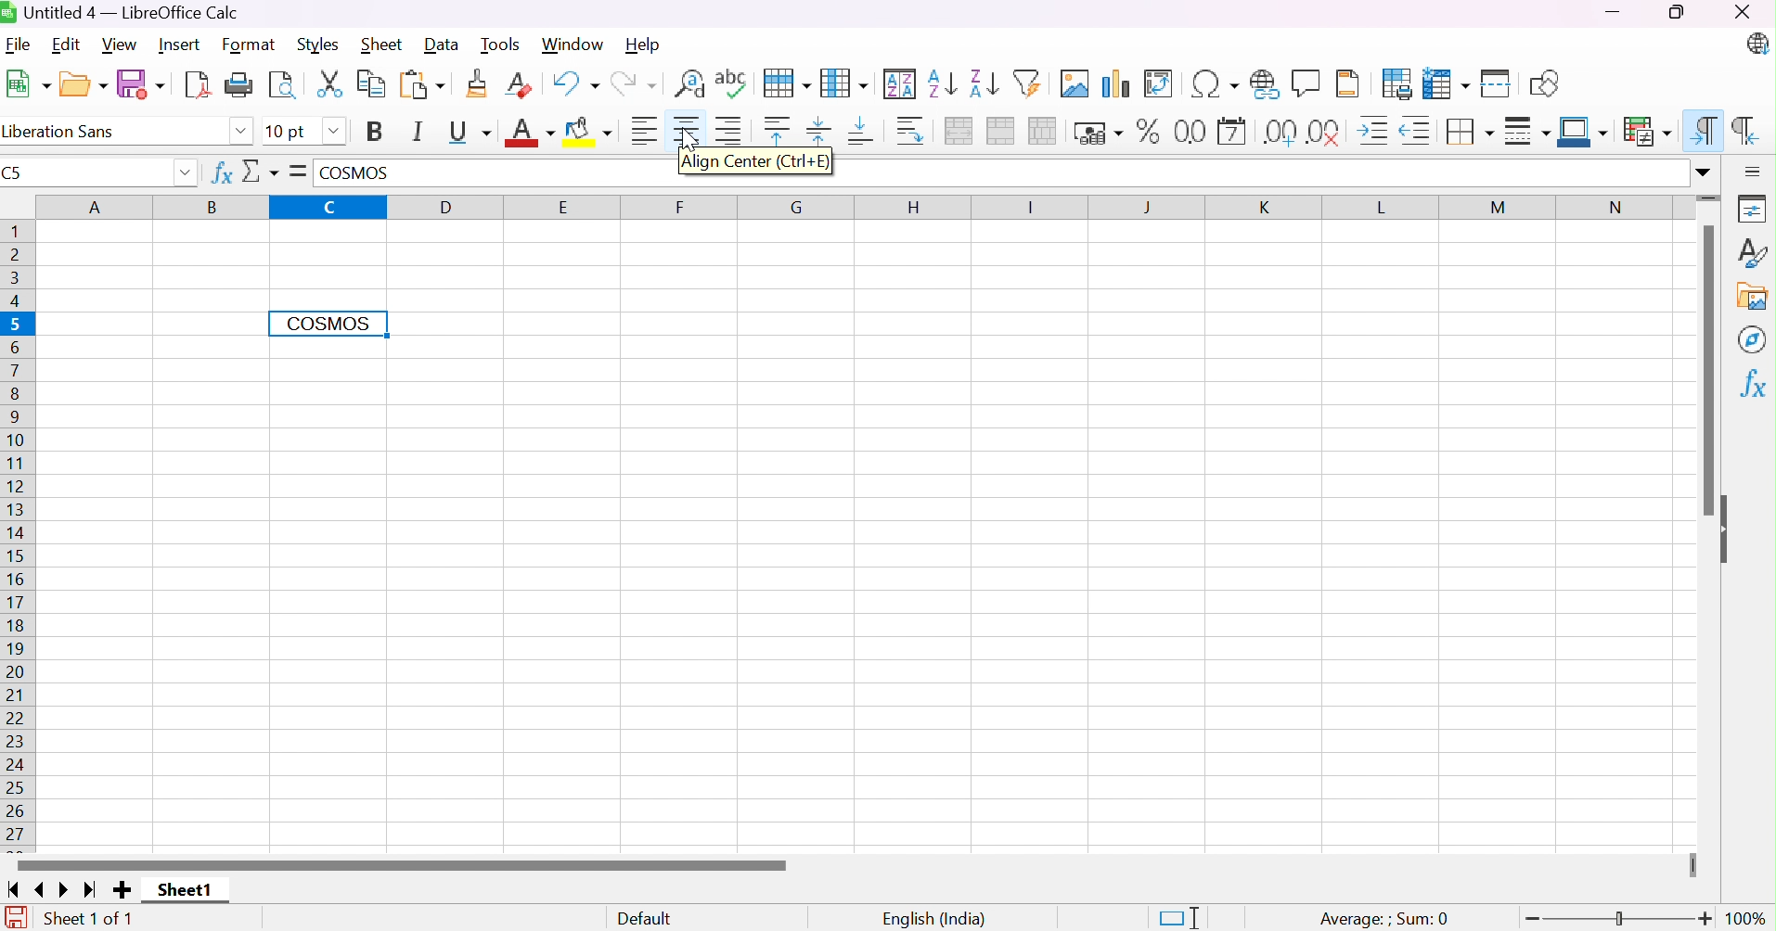  What do you see at coordinates (846, 83) in the screenshot?
I see `Column` at bounding box center [846, 83].